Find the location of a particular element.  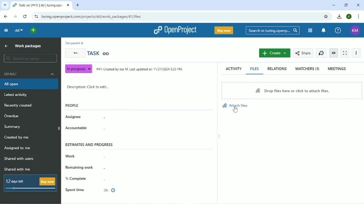

Accountable is located at coordinates (76, 128).